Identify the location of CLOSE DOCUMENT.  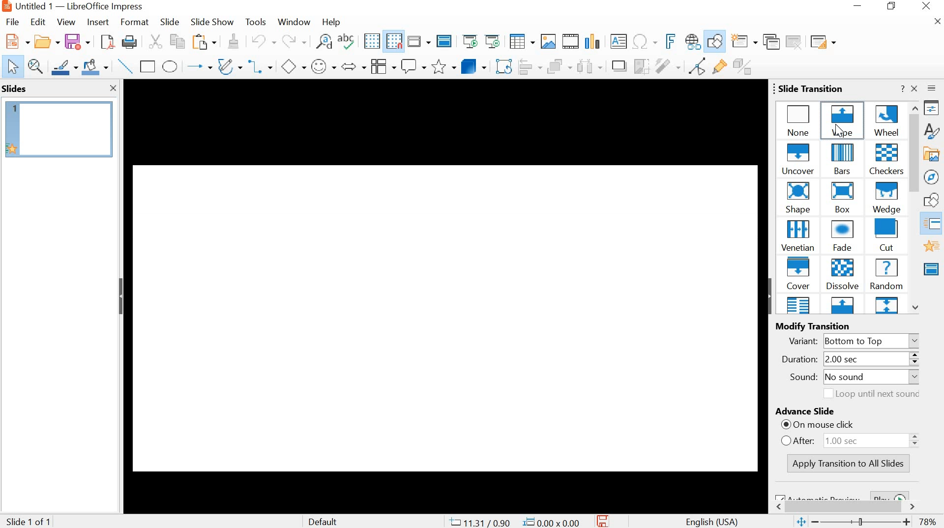
(936, 20).